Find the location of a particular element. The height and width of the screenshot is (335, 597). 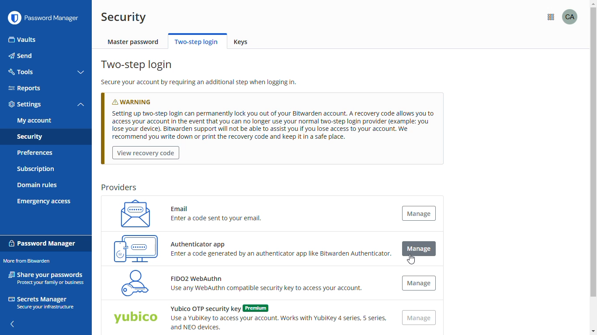

manage is located at coordinates (420, 318).